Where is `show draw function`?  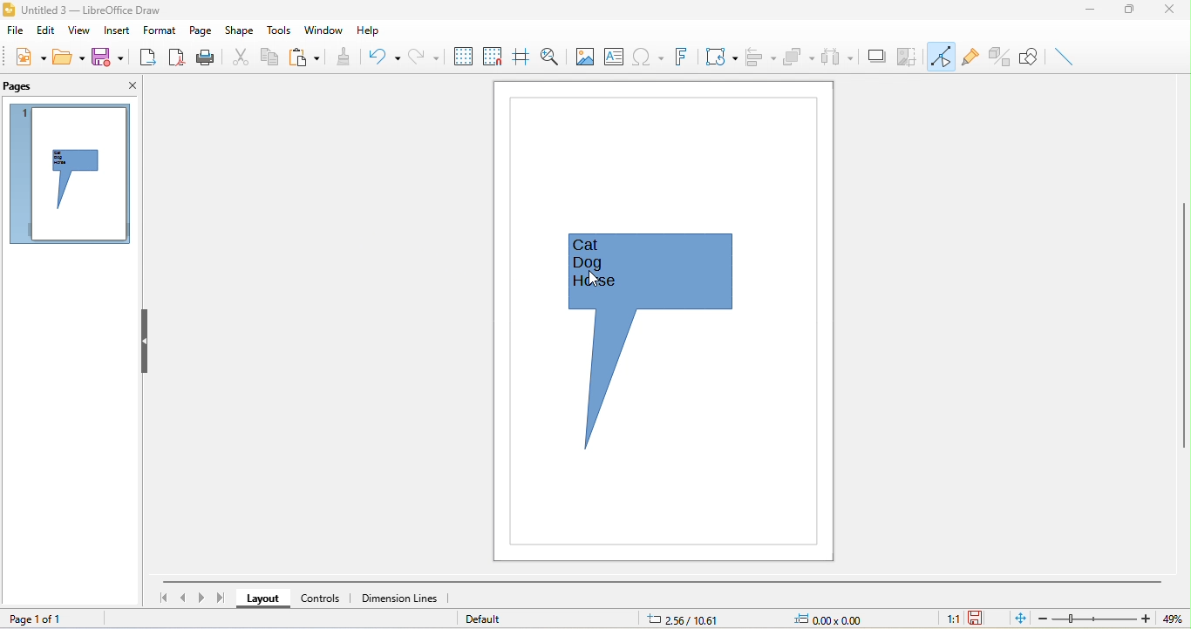 show draw function is located at coordinates (1028, 55).